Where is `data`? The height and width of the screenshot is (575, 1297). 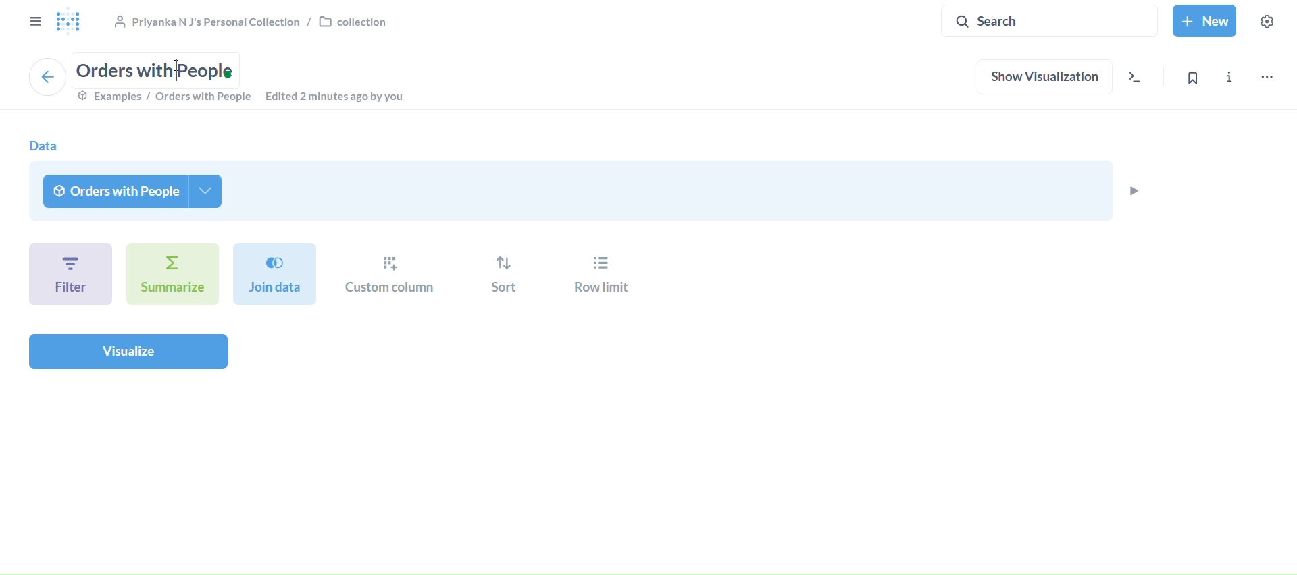 data is located at coordinates (43, 146).